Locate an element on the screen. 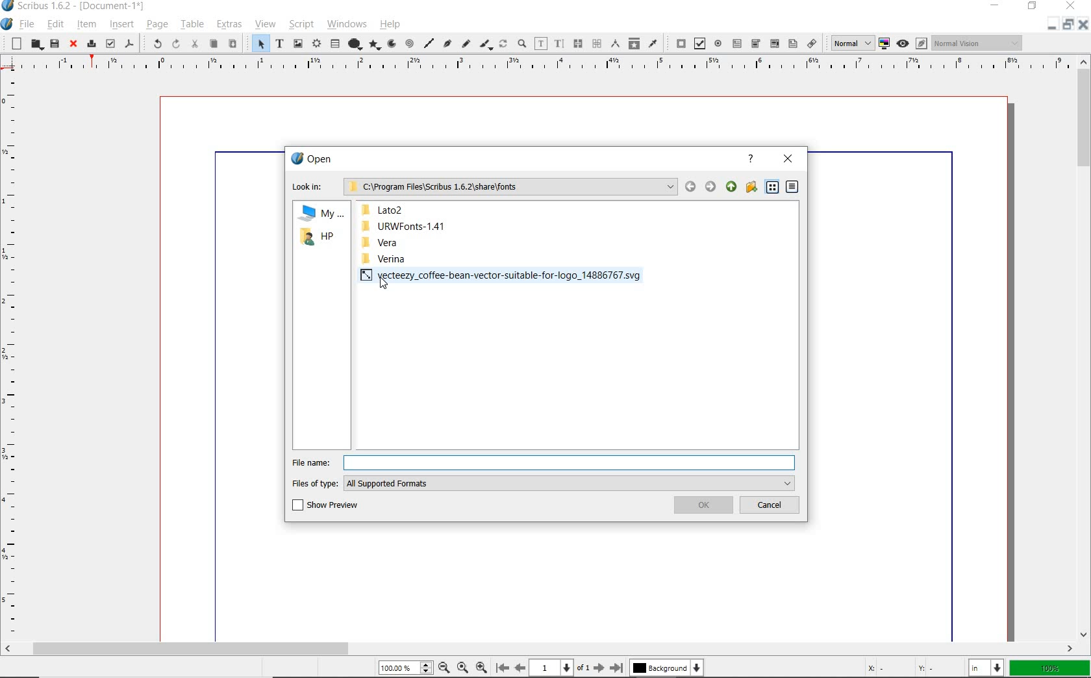  Cursor Position is located at coordinates (383, 284).